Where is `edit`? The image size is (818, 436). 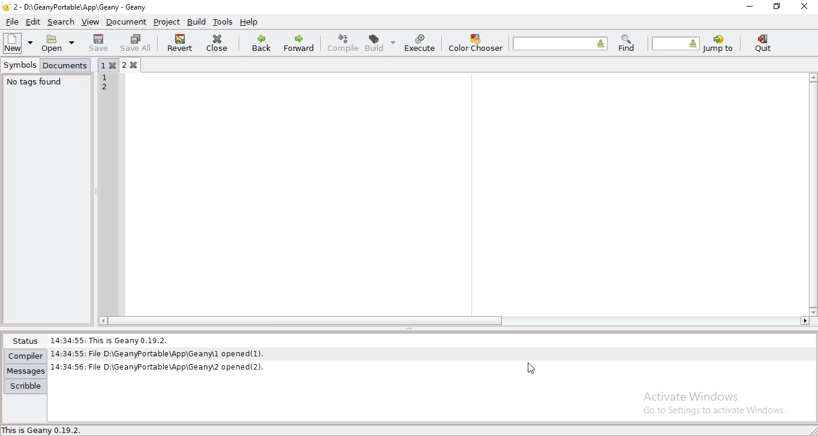
edit is located at coordinates (34, 21).